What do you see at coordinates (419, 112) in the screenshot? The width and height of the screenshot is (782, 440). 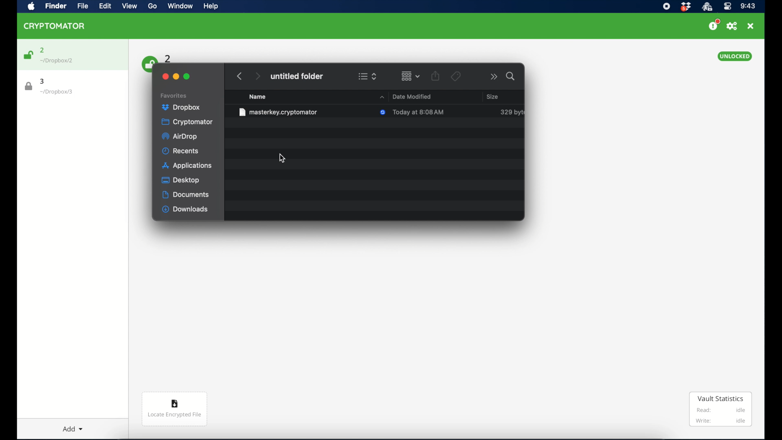 I see `date` at bounding box center [419, 112].